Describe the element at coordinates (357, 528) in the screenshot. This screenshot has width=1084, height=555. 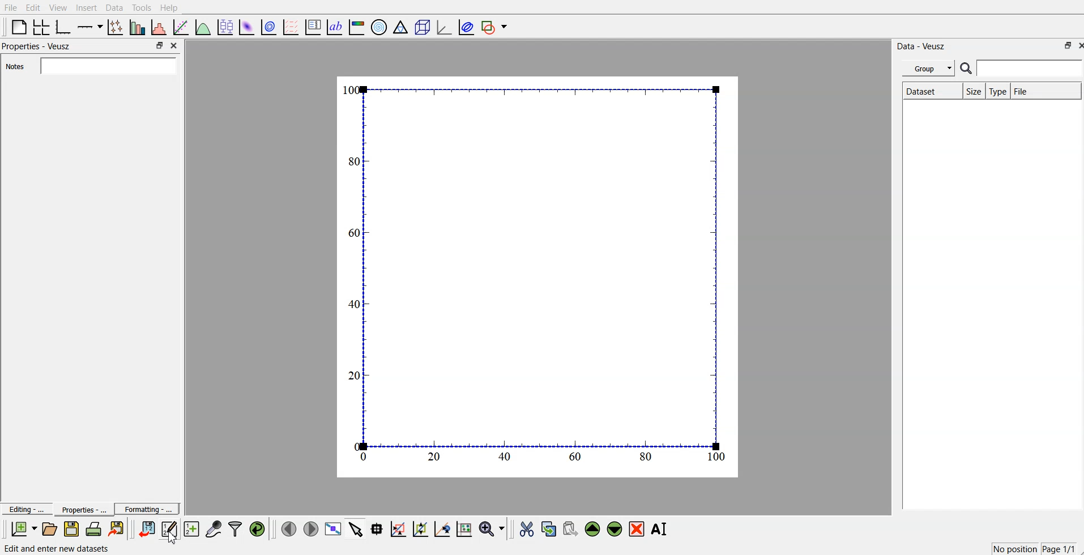
I see `select items from the graph` at that location.